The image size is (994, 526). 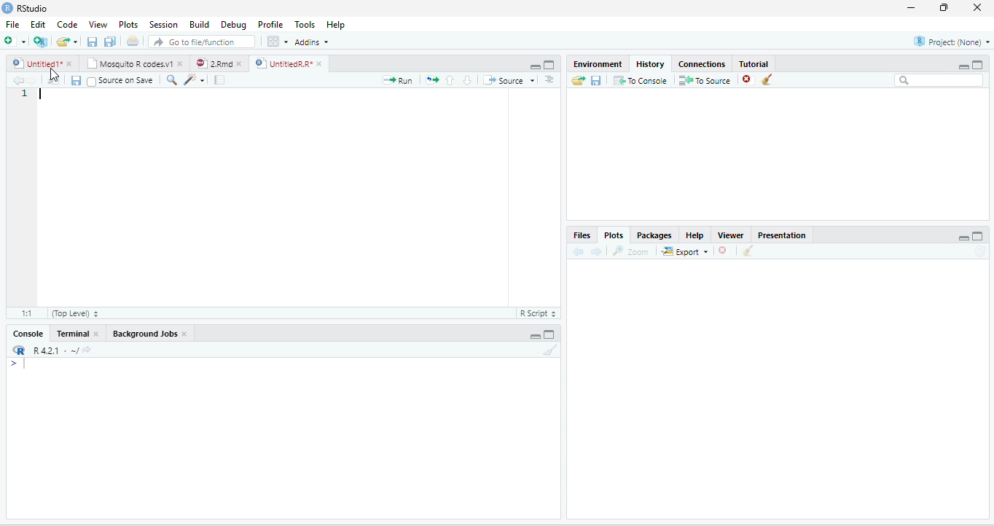 I want to click on Load history from an existing file, so click(x=577, y=81).